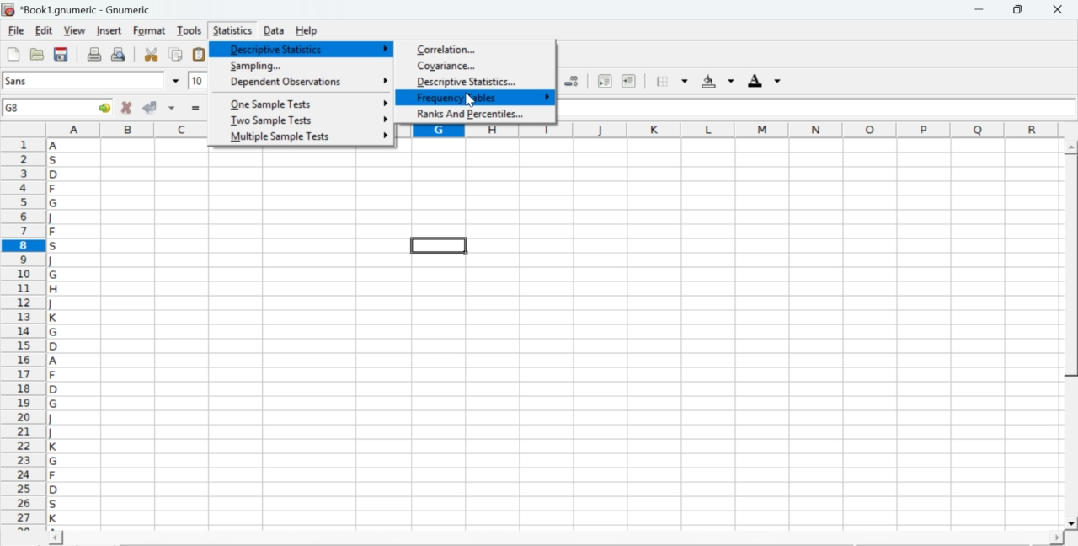 The image size is (1078, 546). I want to click on font, so click(19, 80).